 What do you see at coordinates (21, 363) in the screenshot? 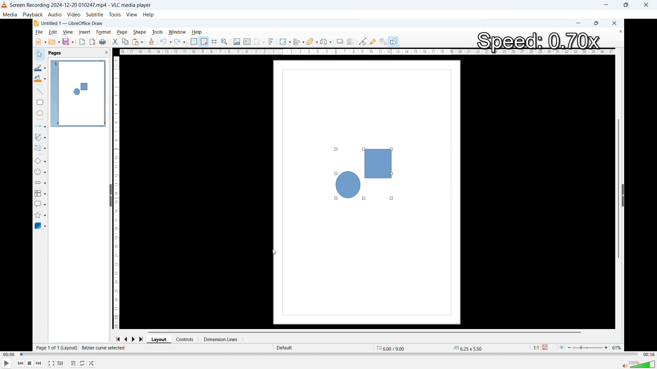
I see `Backward or previous media ` at bounding box center [21, 363].